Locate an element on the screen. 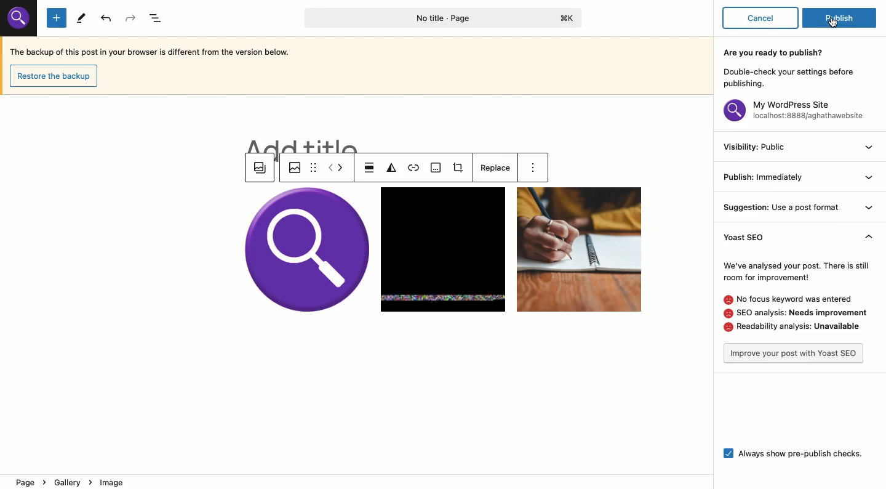  Duo filter is located at coordinates (391, 169).